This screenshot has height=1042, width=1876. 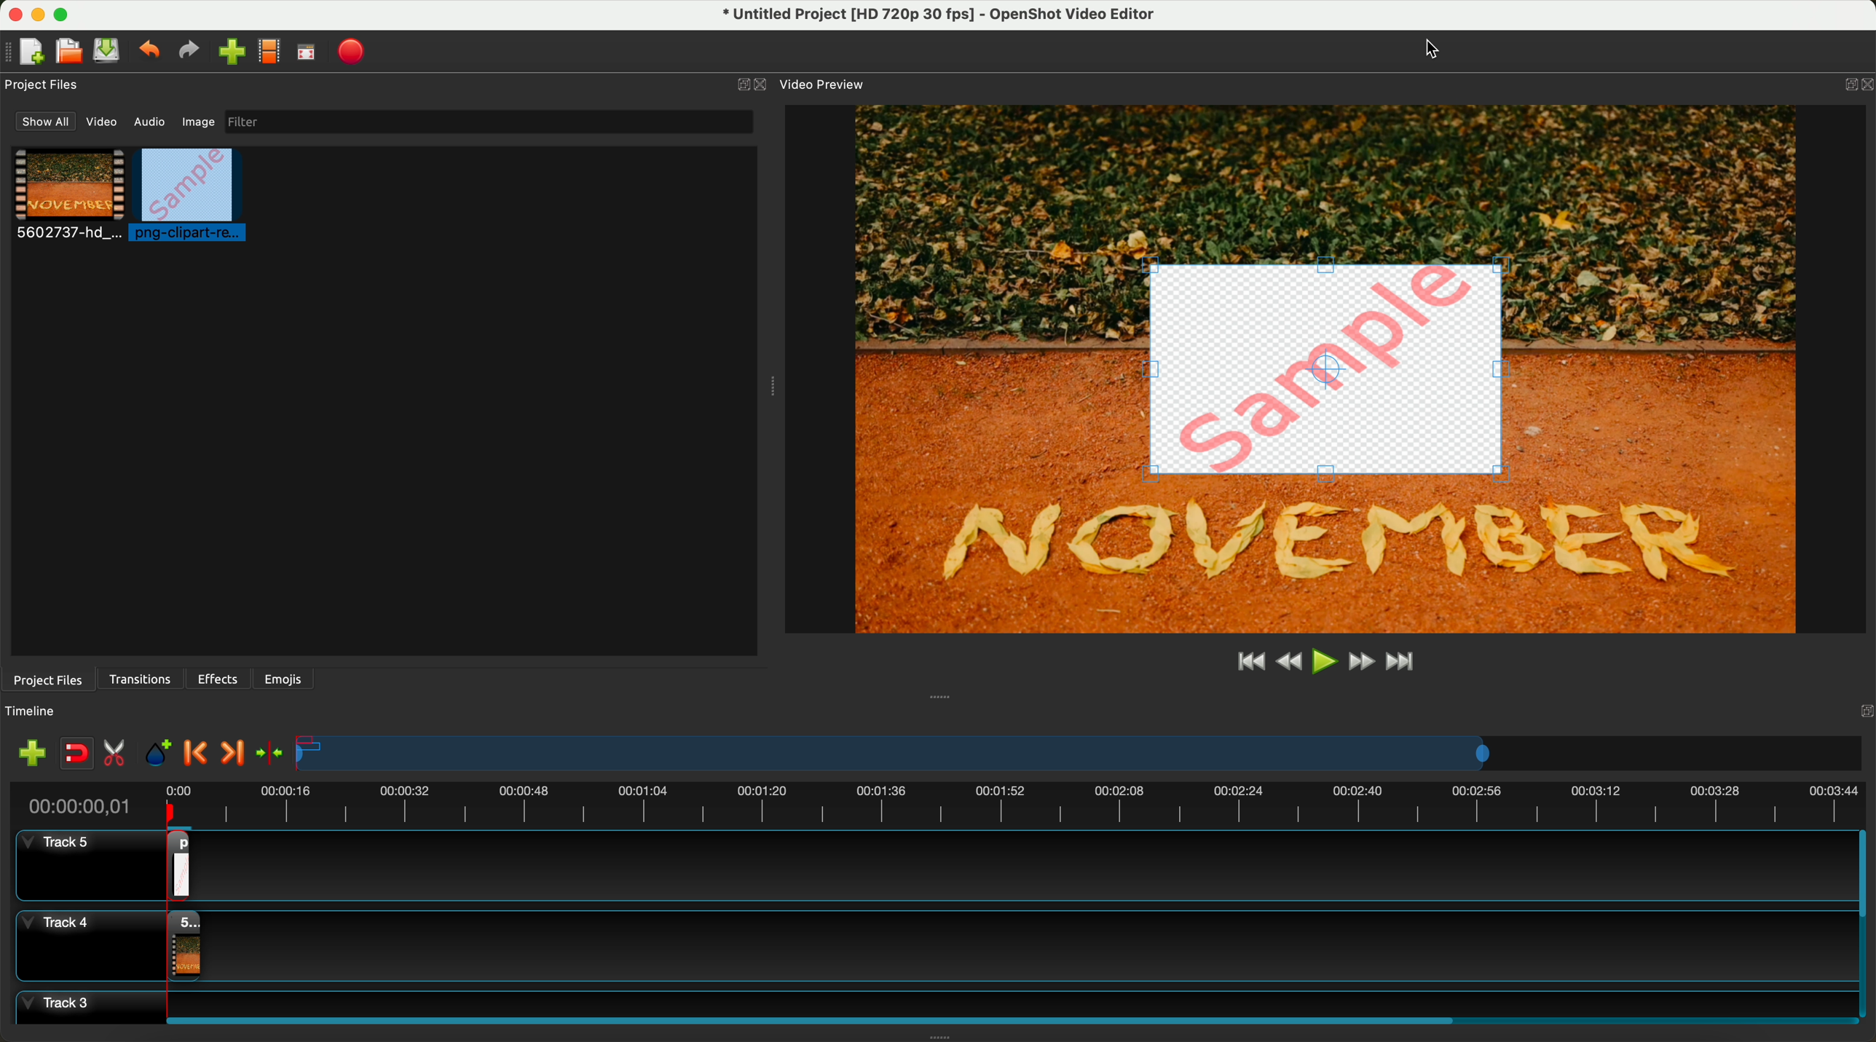 I want to click on fast foward, so click(x=1360, y=663).